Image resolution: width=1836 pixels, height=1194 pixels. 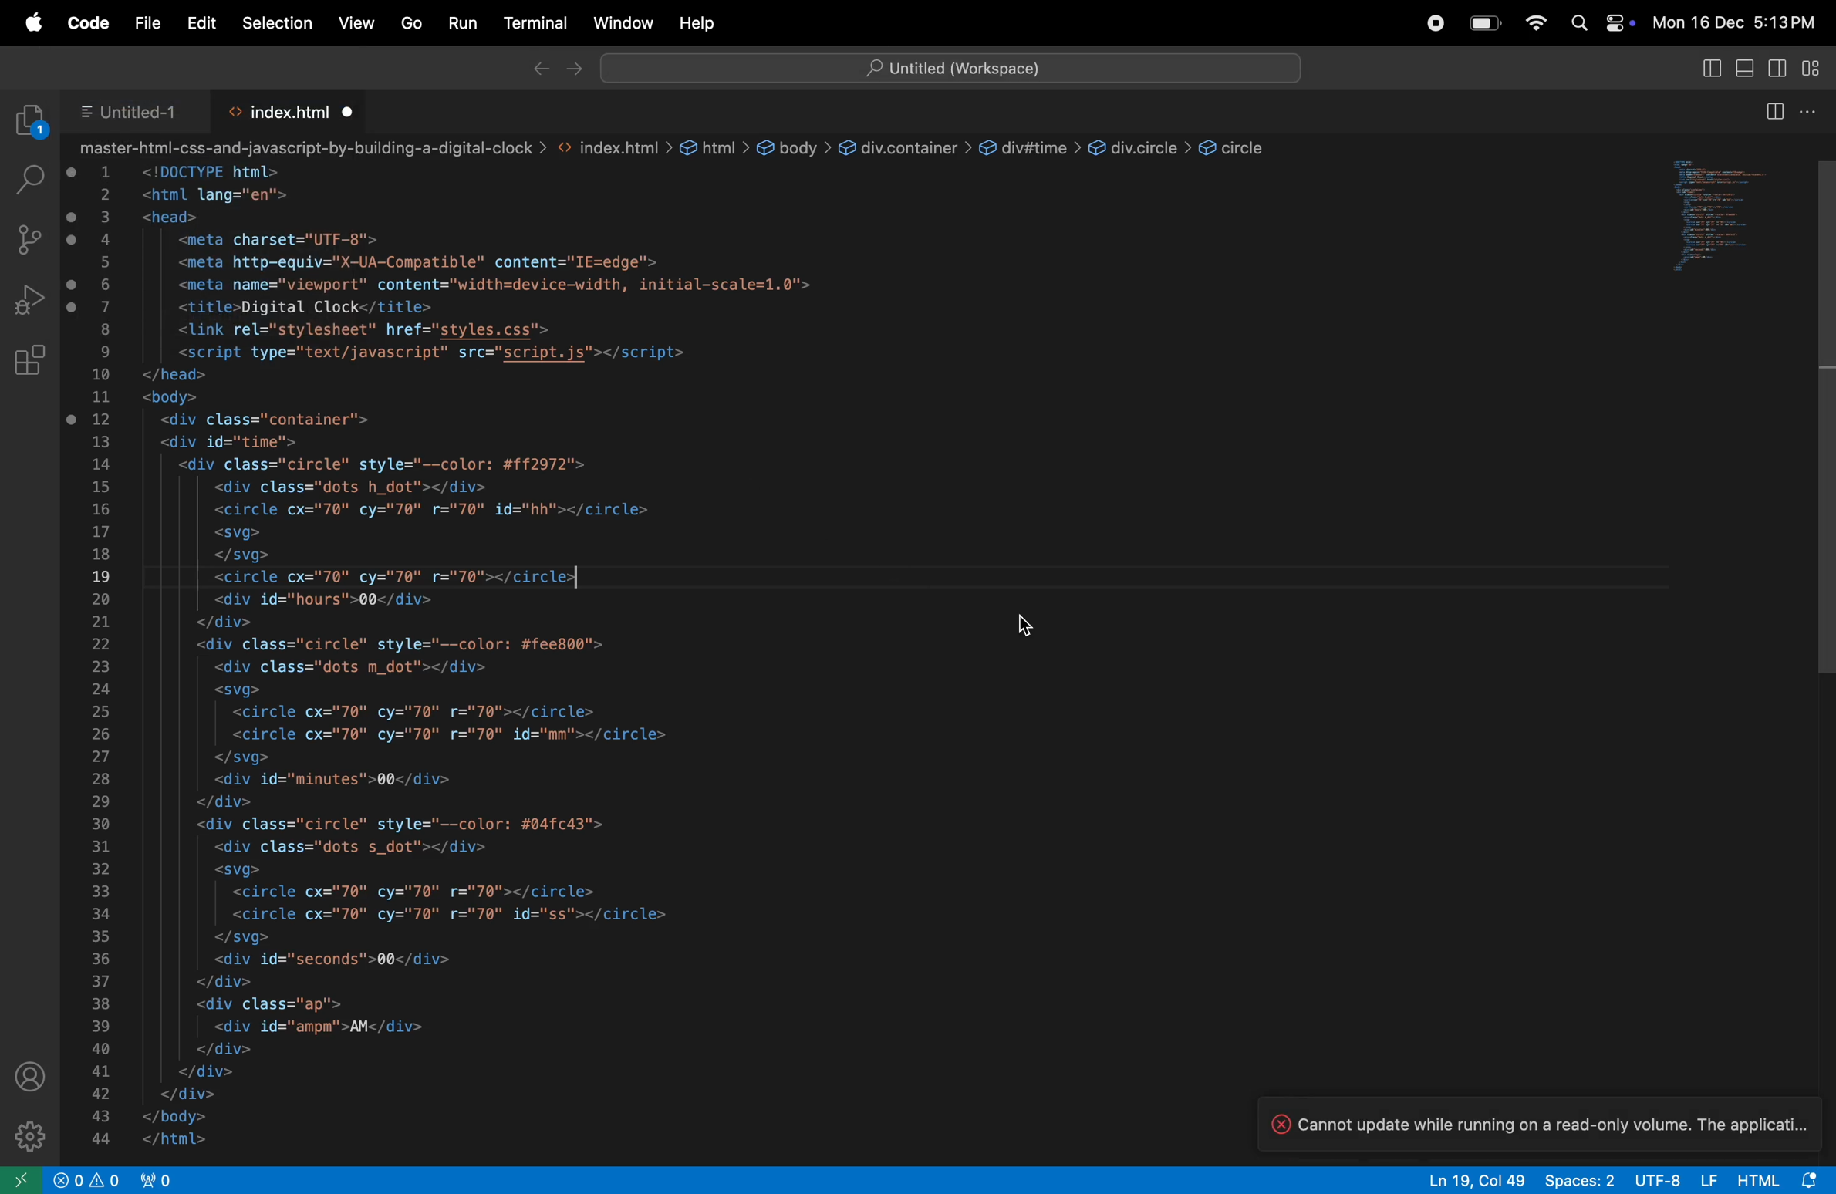 What do you see at coordinates (214, 172) in the screenshot?
I see `<!DOCTYPE html>` at bounding box center [214, 172].